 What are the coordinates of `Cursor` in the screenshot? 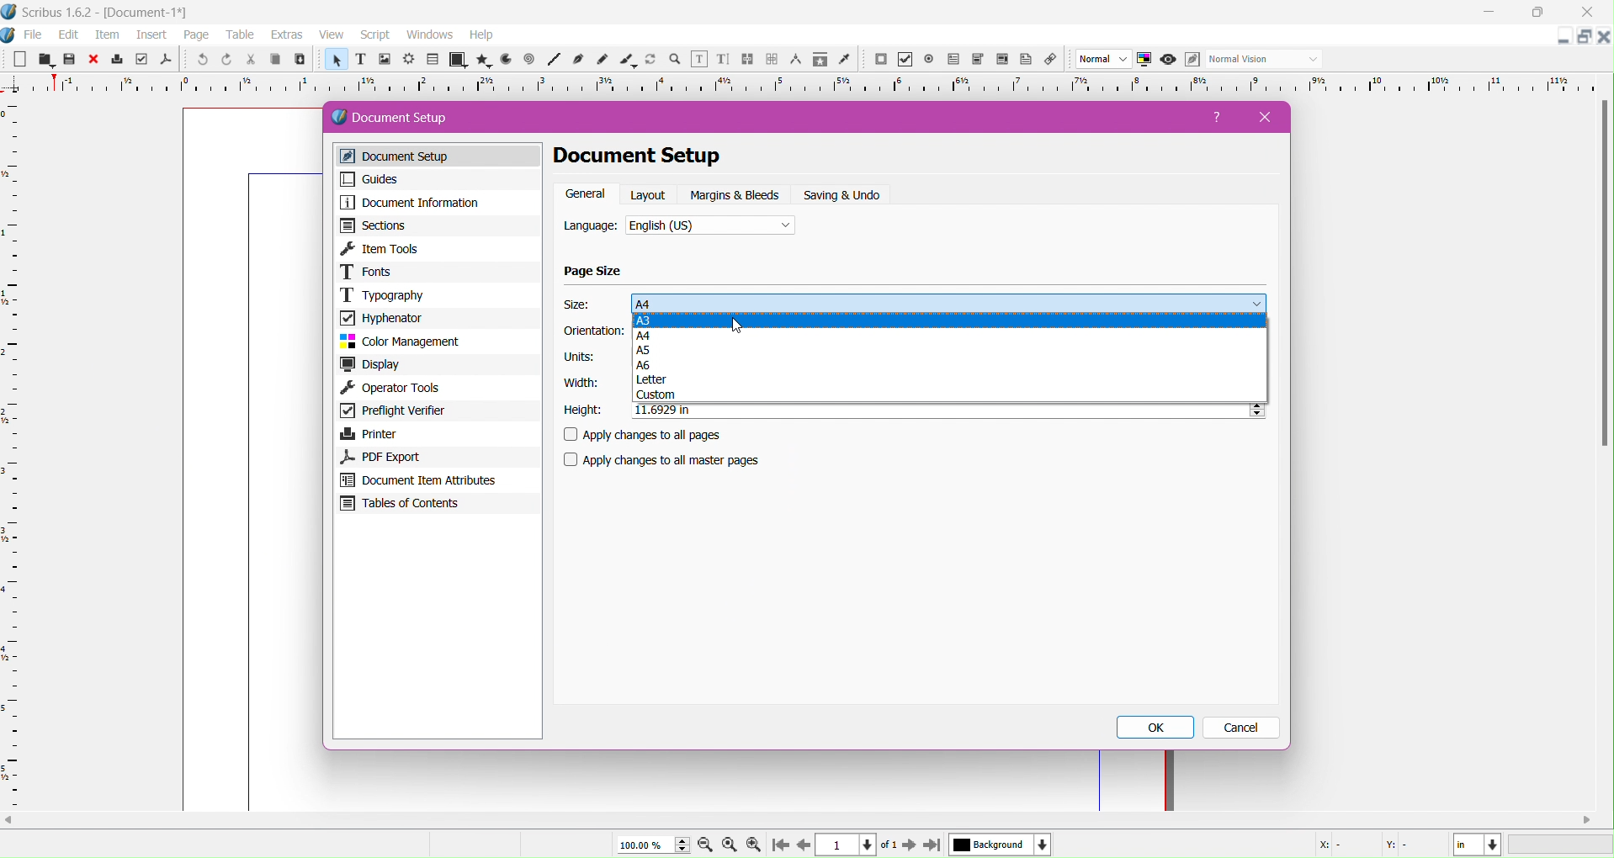 It's located at (738, 326).